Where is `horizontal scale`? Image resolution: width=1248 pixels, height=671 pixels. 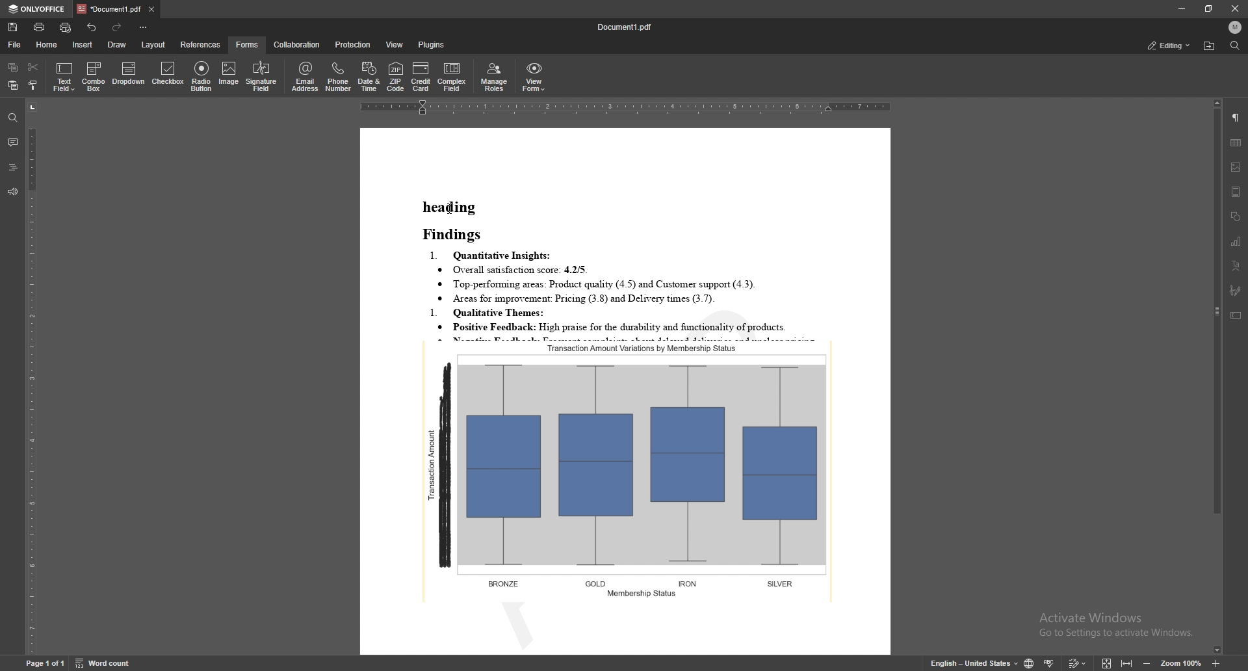
horizontal scale is located at coordinates (626, 109).